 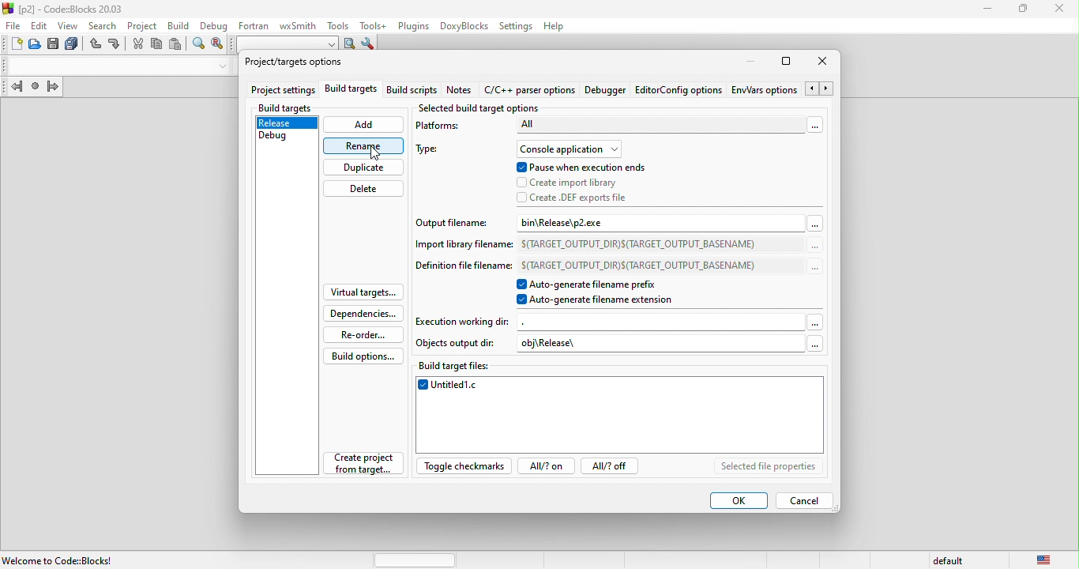 I want to click on env\ars option, so click(x=764, y=89).